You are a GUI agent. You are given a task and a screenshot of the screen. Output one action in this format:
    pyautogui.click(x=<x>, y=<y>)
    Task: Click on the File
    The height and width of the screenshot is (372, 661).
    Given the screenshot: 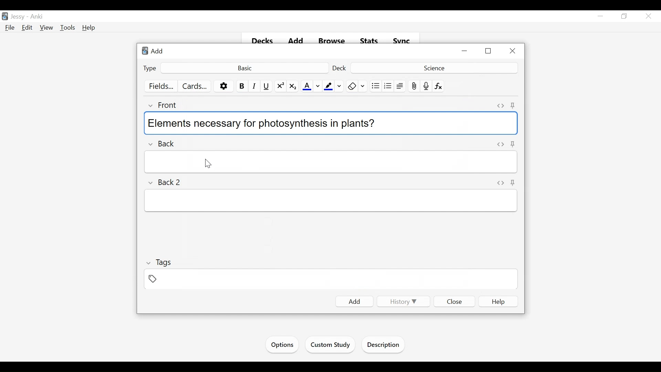 What is the action you would take?
    pyautogui.click(x=10, y=28)
    